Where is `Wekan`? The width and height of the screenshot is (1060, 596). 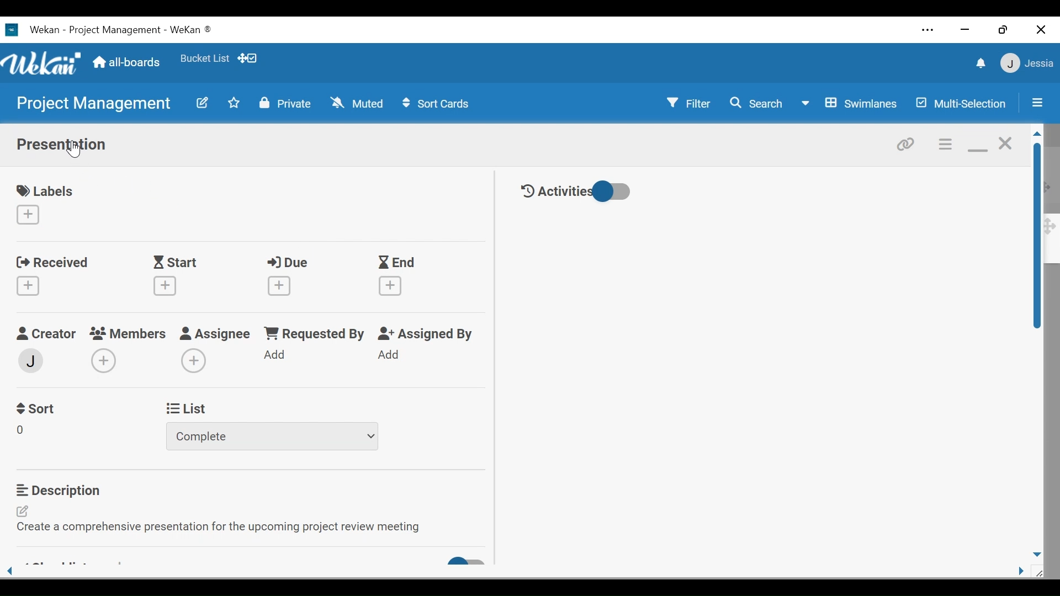 Wekan is located at coordinates (191, 31).